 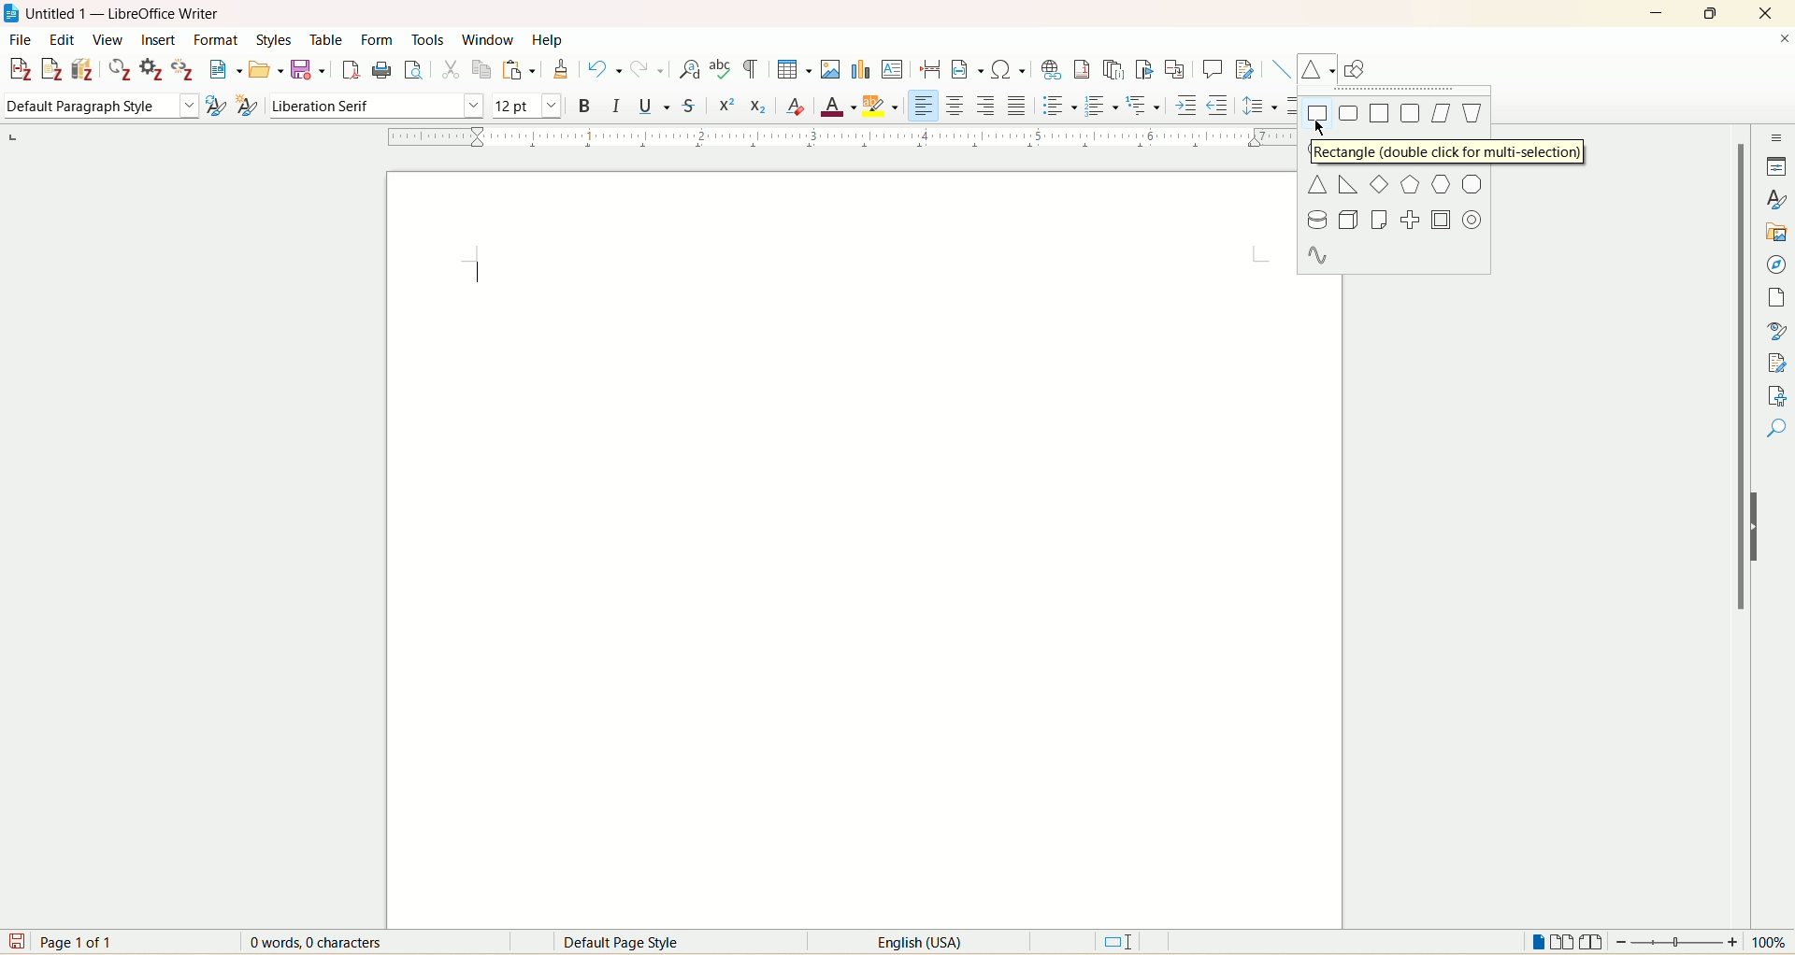 I want to click on insert text box, so click(x=893, y=68).